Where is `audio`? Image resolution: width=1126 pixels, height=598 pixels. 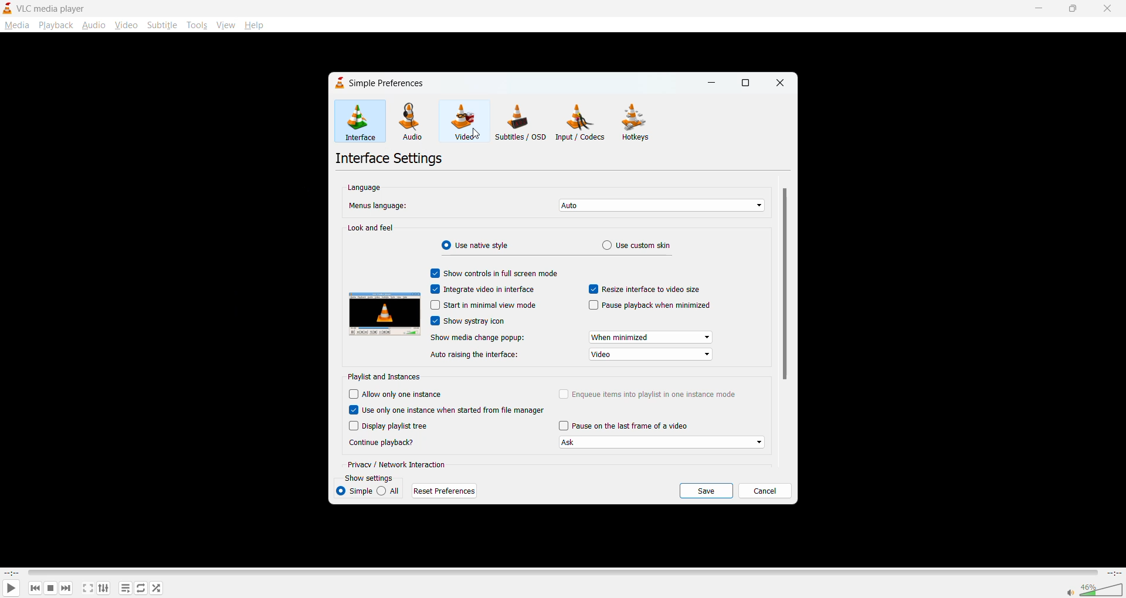 audio is located at coordinates (412, 121).